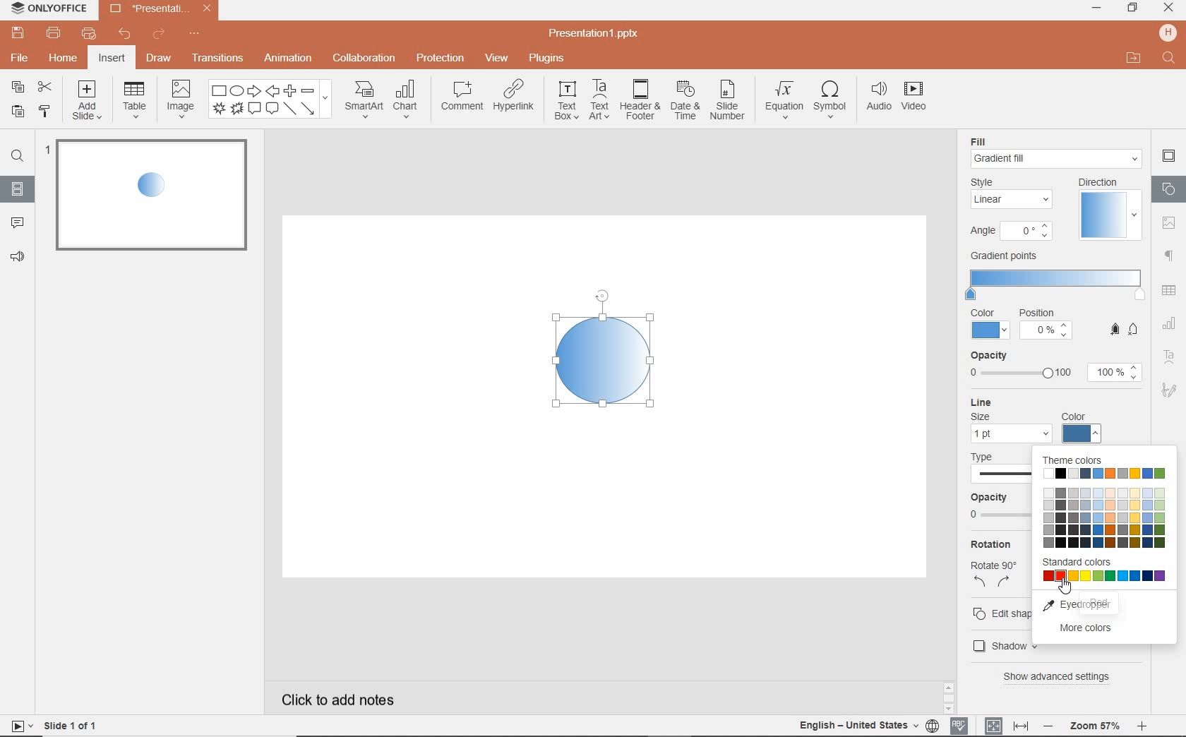 The image size is (1186, 737). What do you see at coordinates (180, 102) in the screenshot?
I see `image` at bounding box center [180, 102].